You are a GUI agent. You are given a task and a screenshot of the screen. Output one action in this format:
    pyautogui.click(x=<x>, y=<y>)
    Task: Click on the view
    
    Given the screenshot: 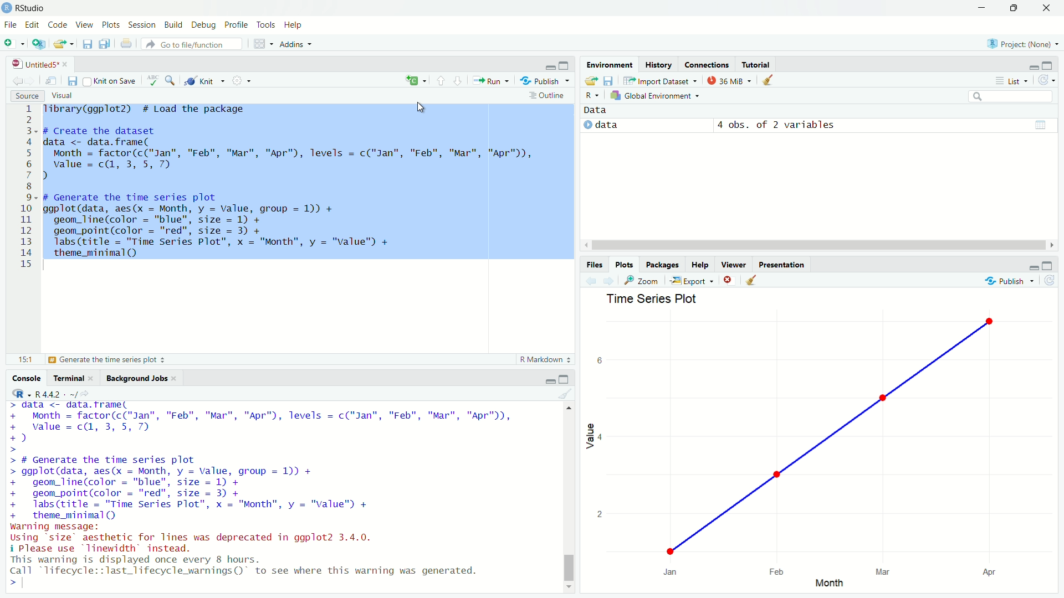 What is the action you would take?
    pyautogui.click(x=84, y=24)
    